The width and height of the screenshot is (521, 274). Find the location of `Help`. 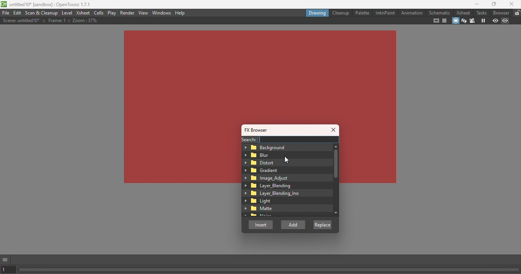

Help is located at coordinates (180, 13).